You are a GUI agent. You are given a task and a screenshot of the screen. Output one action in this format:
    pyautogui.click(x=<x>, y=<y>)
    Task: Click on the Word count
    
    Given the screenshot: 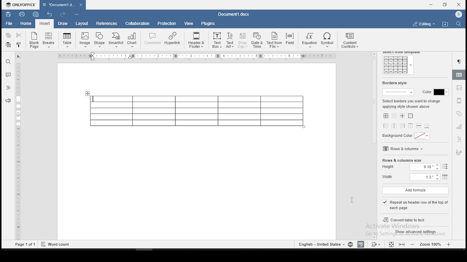 What is the action you would take?
    pyautogui.click(x=55, y=244)
    